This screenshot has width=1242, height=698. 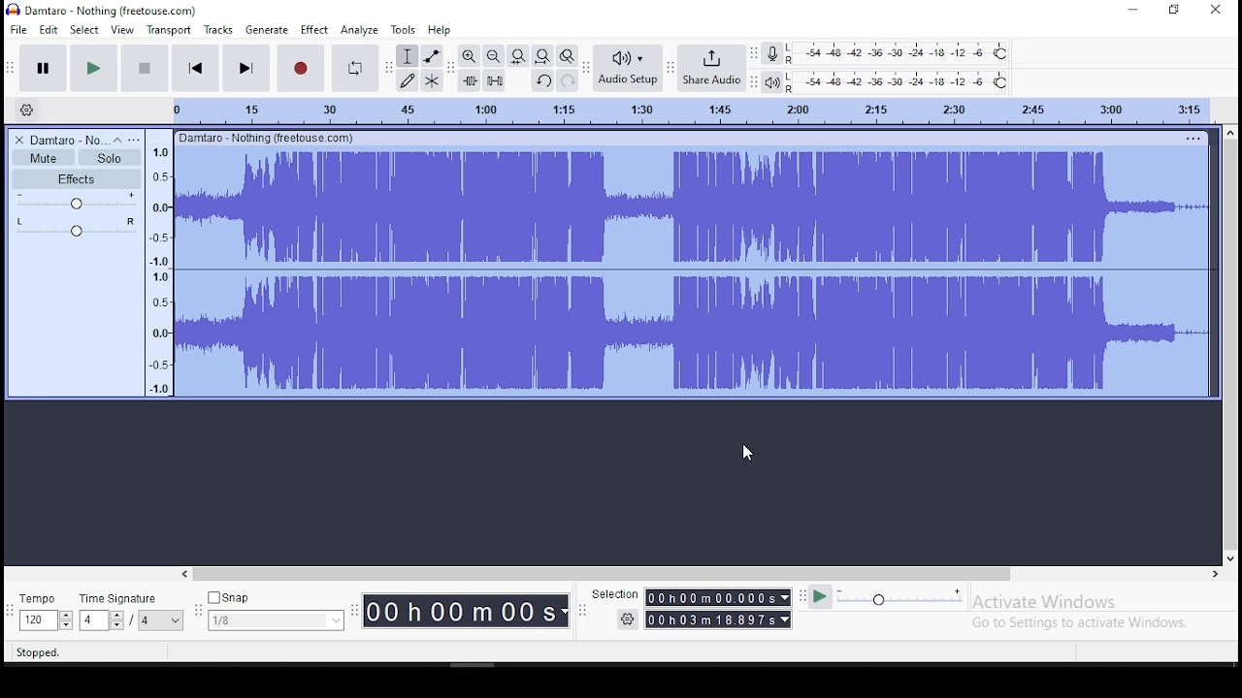 I want to click on selection tool, so click(x=407, y=56).